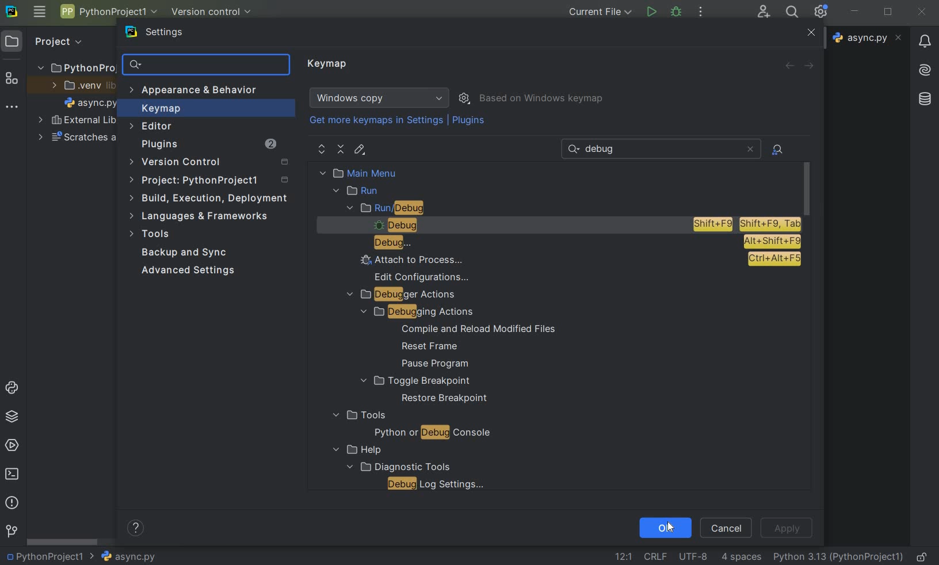 This screenshot has width=939, height=565. What do you see at coordinates (136, 530) in the screenshot?
I see `show help contents` at bounding box center [136, 530].